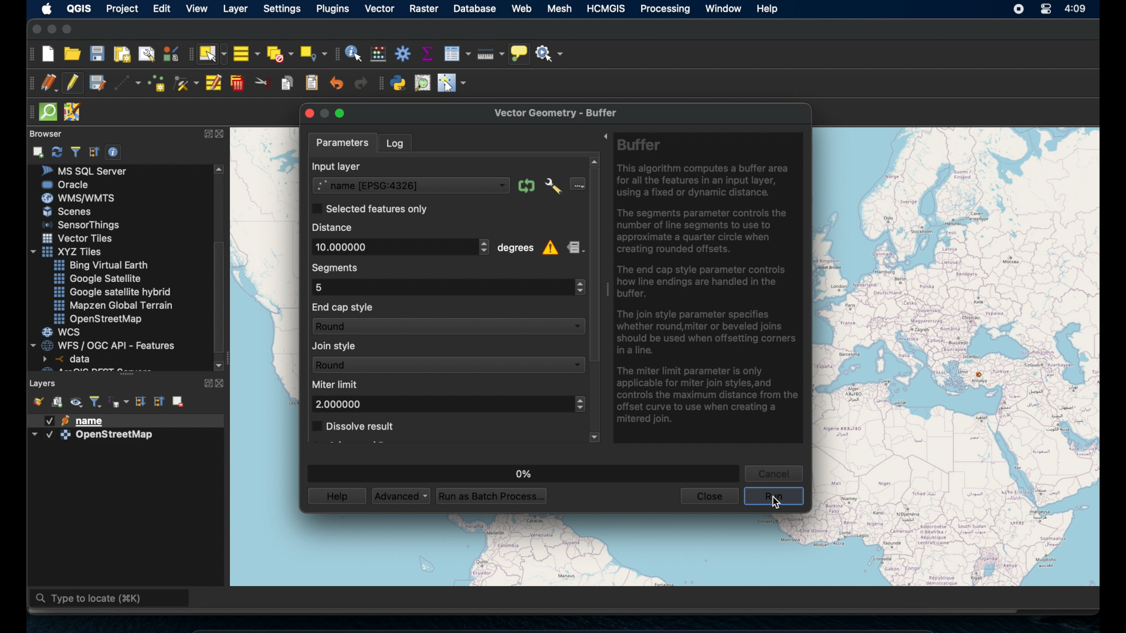 The width and height of the screenshot is (1126, 633). Describe the element at coordinates (43, 382) in the screenshot. I see `layers` at that location.